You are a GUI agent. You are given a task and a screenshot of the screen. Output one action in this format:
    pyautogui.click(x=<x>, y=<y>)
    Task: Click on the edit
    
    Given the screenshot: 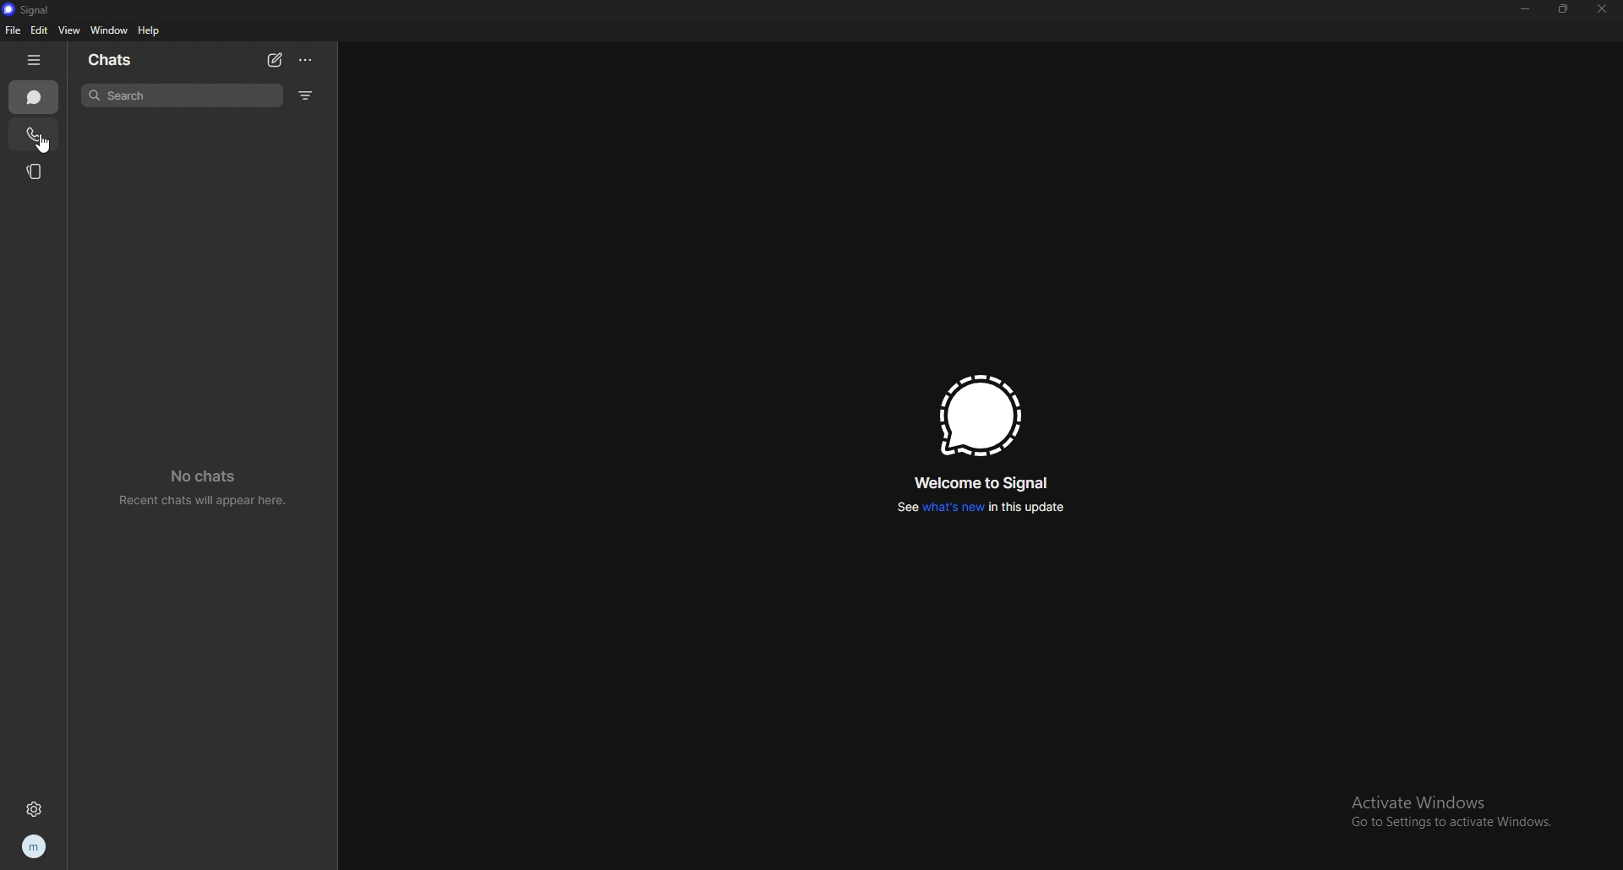 What is the action you would take?
    pyautogui.click(x=39, y=30)
    